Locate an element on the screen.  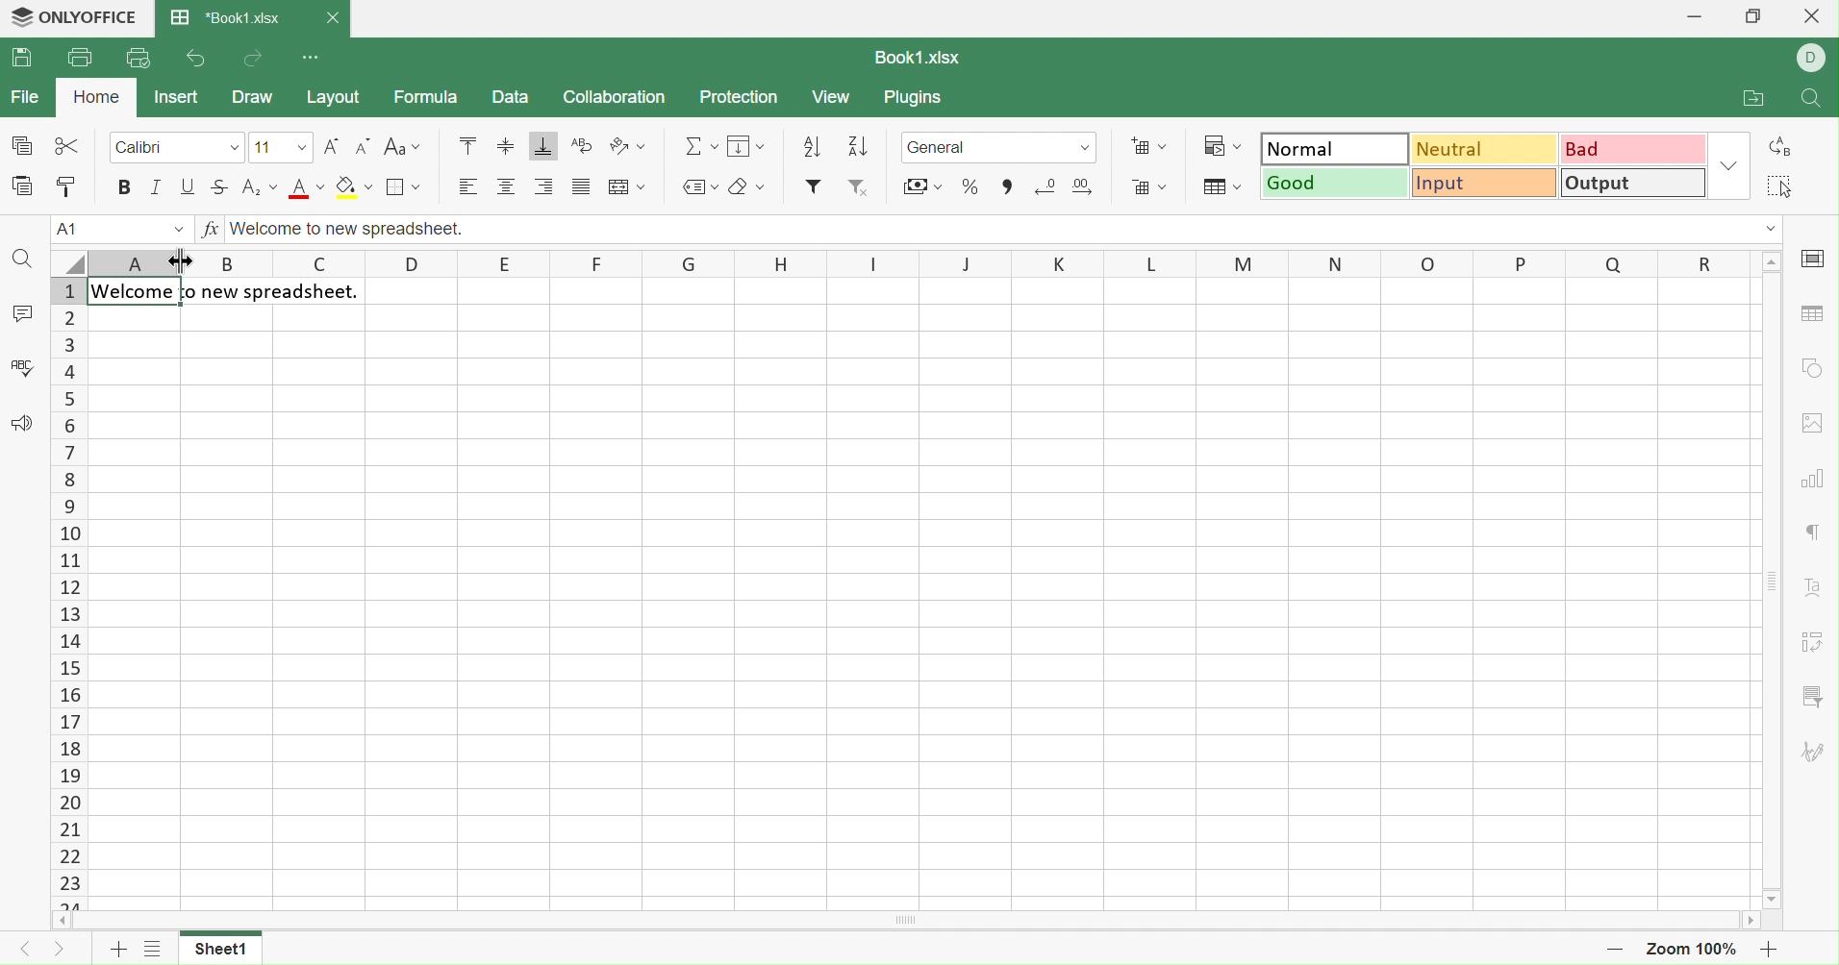
Home is located at coordinates (95, 96).